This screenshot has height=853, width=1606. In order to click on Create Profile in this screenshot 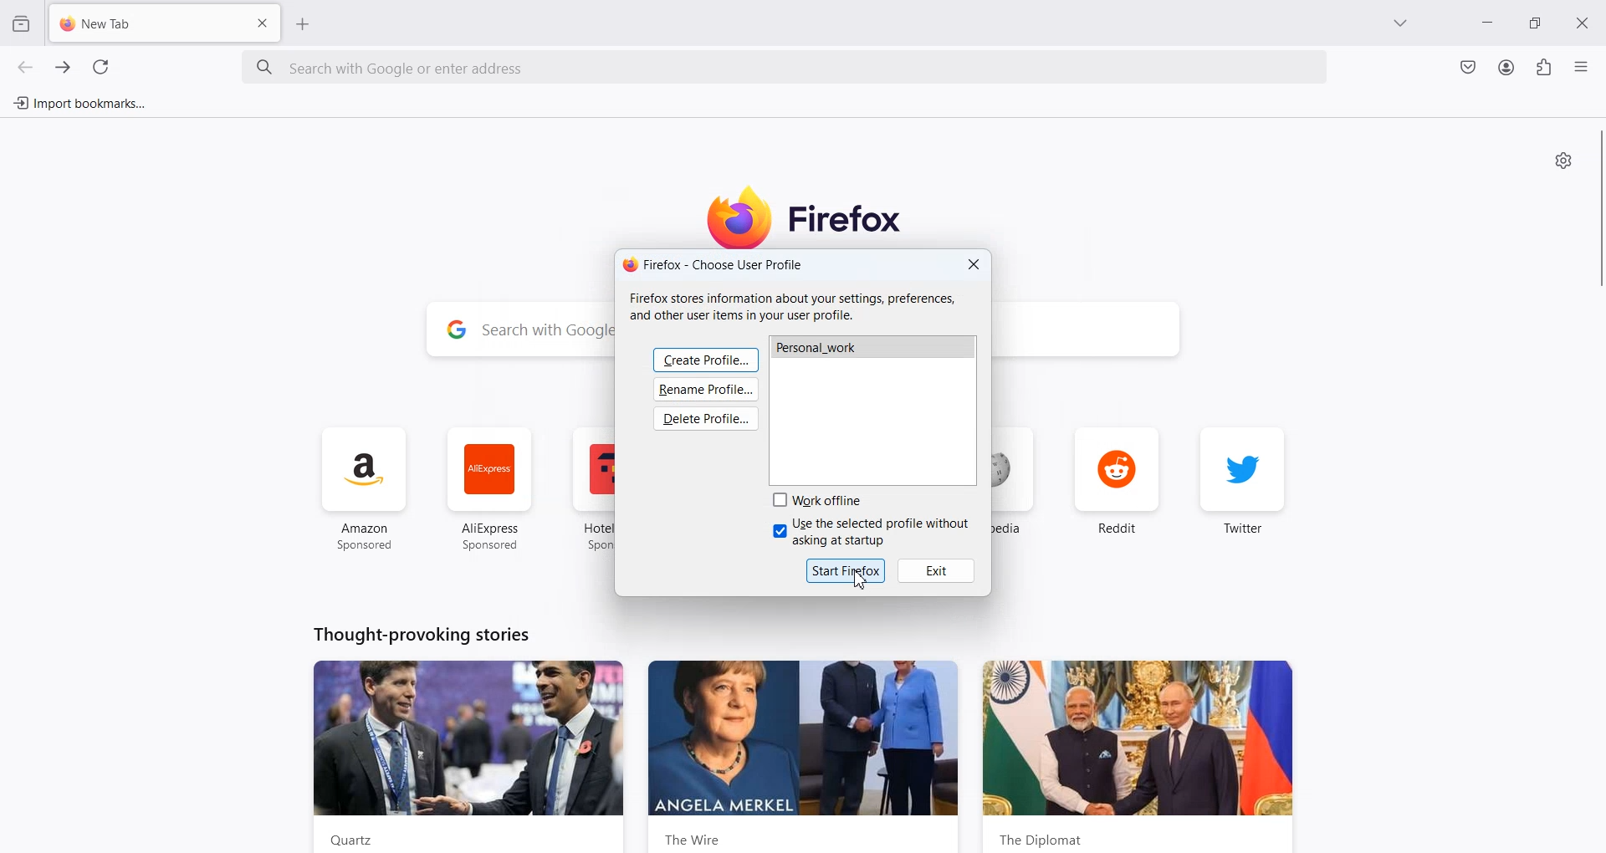, I will do `click(705, 359)`.